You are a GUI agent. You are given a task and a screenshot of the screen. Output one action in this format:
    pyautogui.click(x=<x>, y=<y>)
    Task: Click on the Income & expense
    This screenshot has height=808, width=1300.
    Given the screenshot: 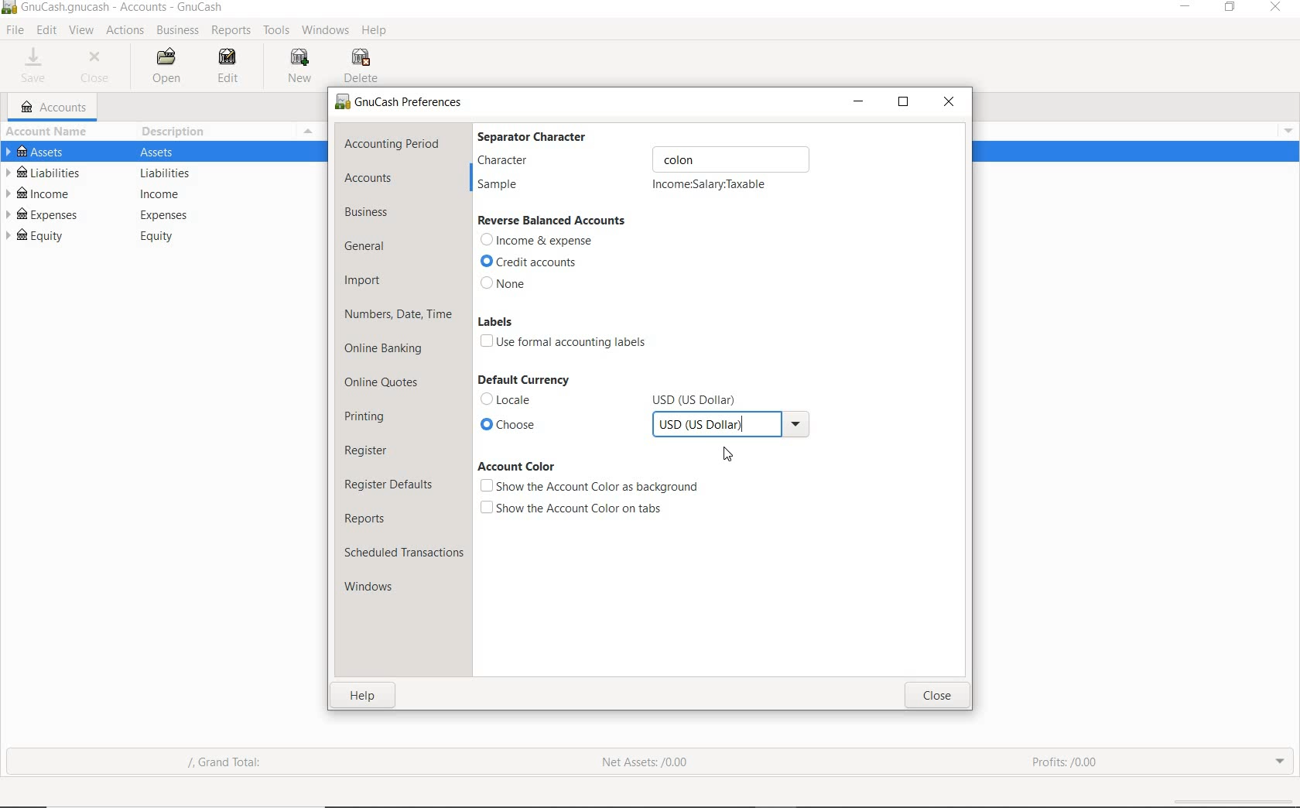 What is the action you would take?
    pyautogui.click(x=538, y=241)
    